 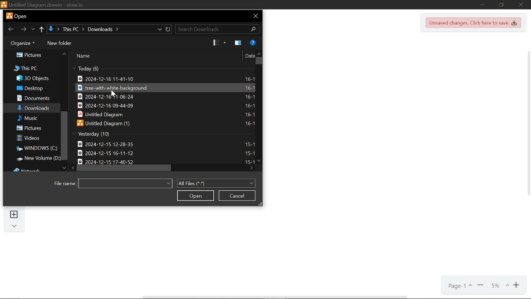 What do you see at coordinates (528, 123) in the screenshot?
I see `vertical scrollbar` at bounding box center [528, 123].